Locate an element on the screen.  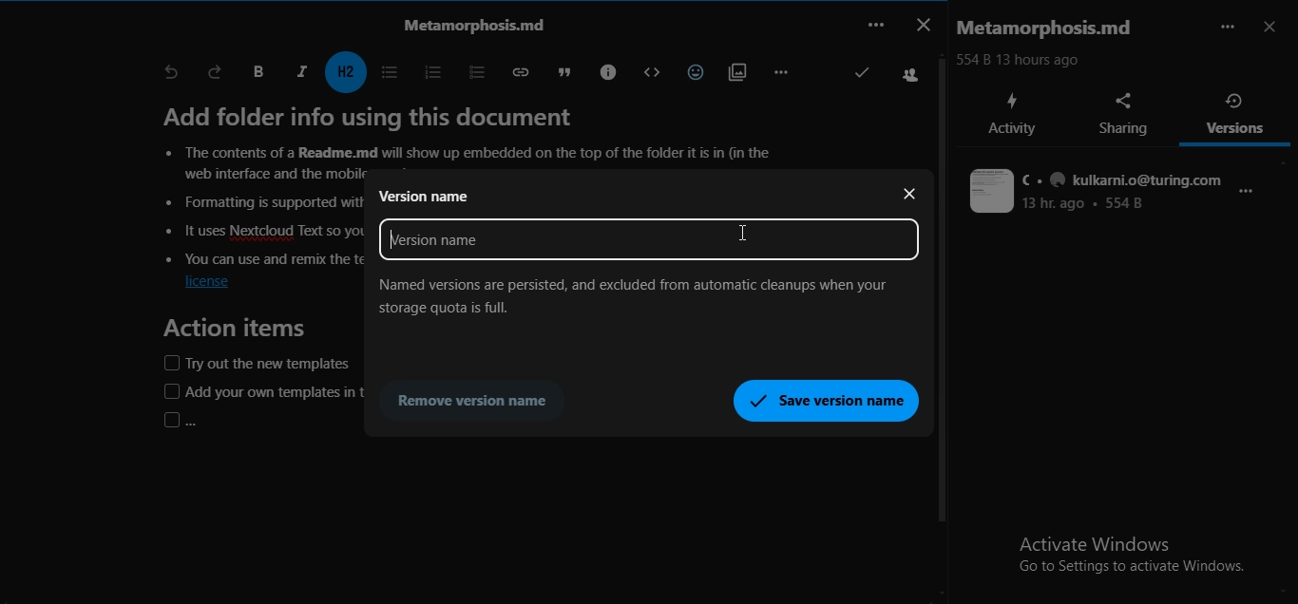
Action items is located at coordinates (232, 329).